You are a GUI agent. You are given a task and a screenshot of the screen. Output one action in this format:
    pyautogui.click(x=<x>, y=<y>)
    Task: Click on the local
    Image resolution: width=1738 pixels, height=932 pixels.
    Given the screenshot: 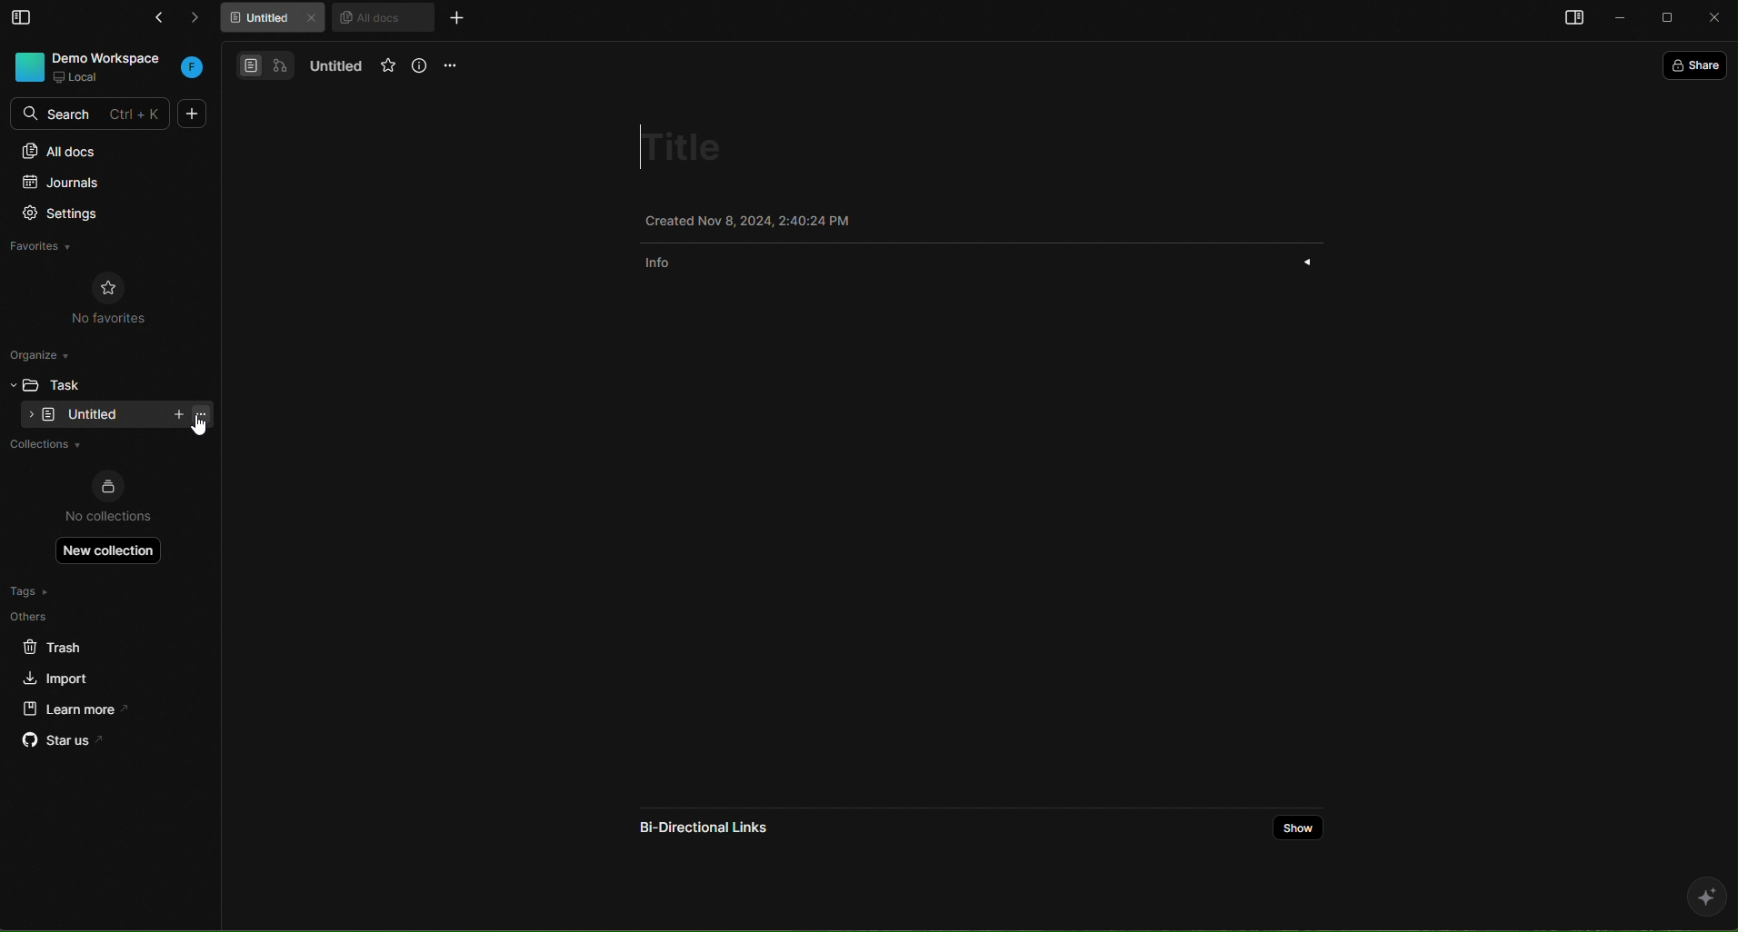 What is the action you would take?
    pyautogui.click(x=78, y=77)
    